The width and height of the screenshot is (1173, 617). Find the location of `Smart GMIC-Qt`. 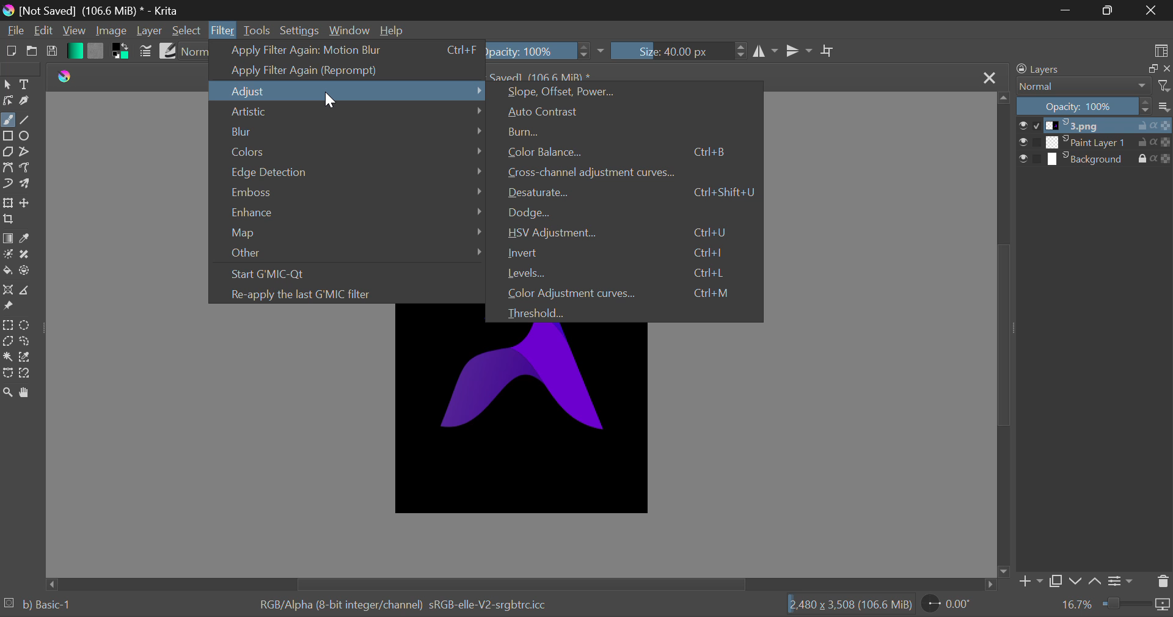

Smart GMIC-Qt is located at coordinates (355, 276).